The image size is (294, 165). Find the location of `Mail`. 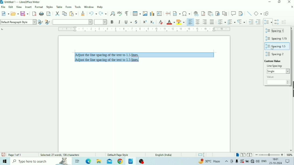

Mail is located at coordinates (110, 161).